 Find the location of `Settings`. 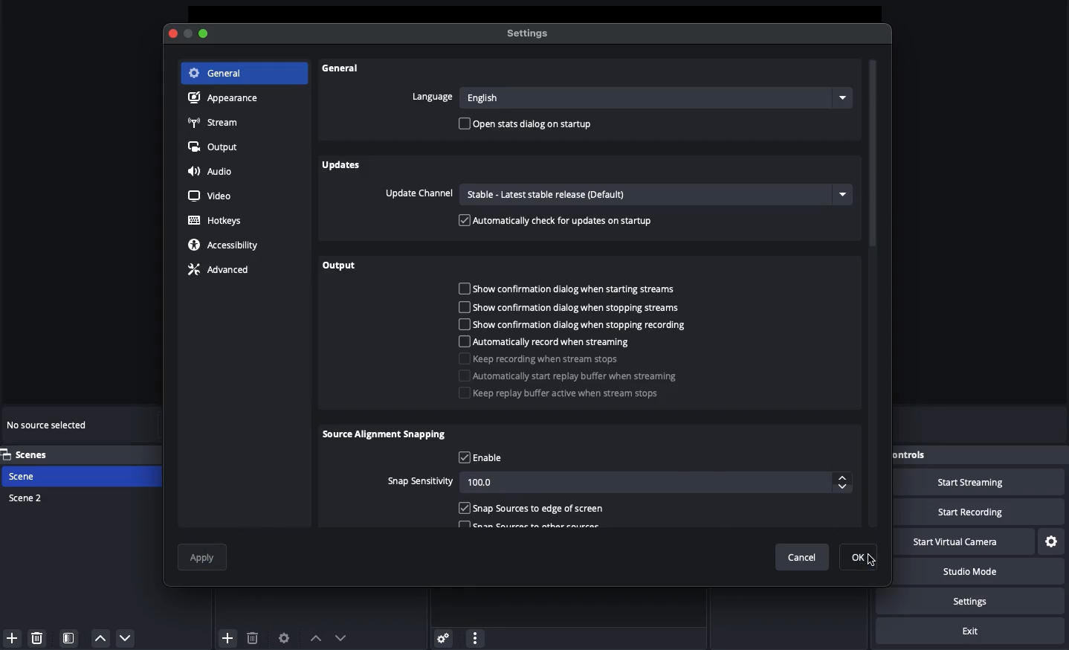

Settings is located at coordinates (979, 601).